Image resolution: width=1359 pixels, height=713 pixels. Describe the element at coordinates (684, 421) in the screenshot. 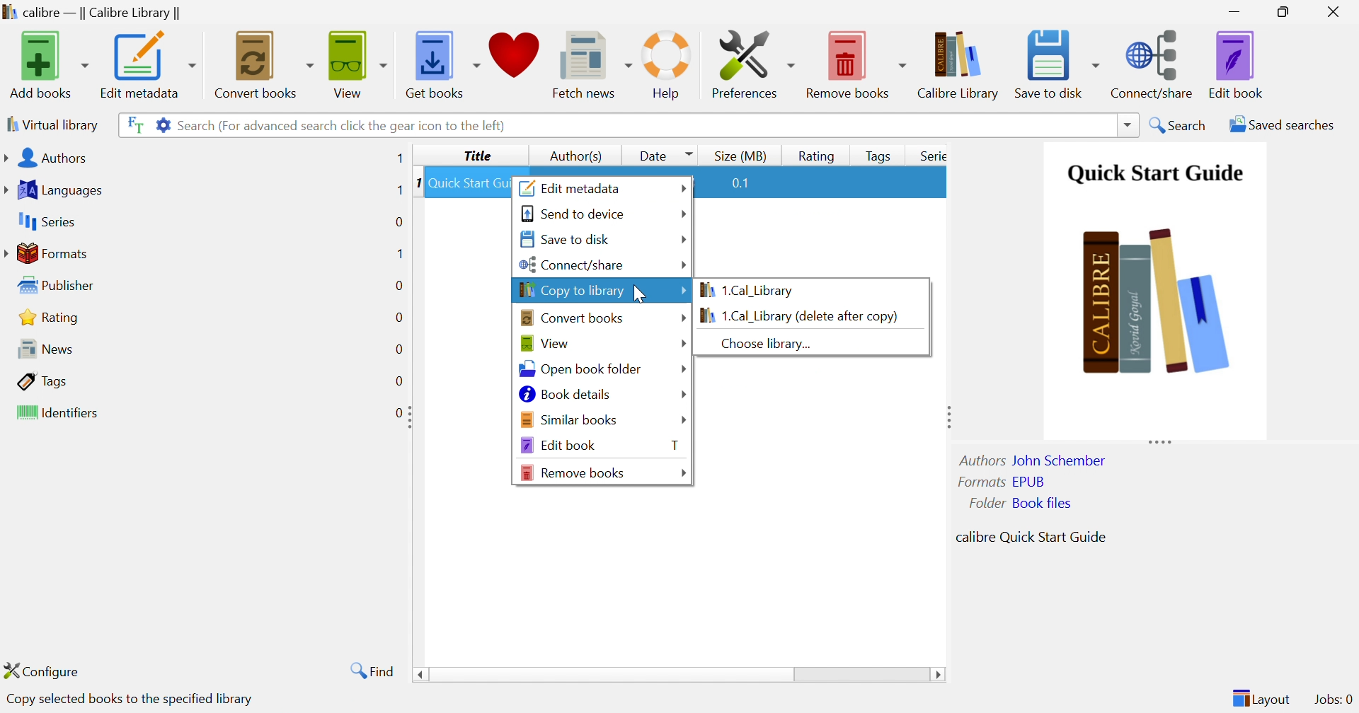

I see `Drop Down` at that location.